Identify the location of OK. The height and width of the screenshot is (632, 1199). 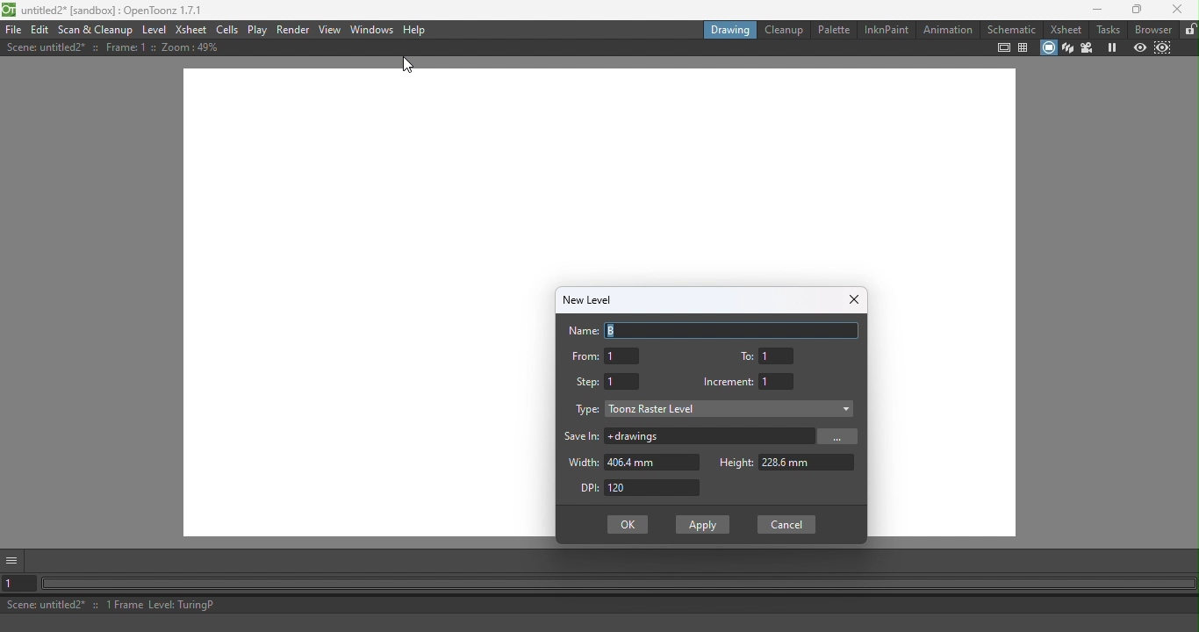
(628, 525).